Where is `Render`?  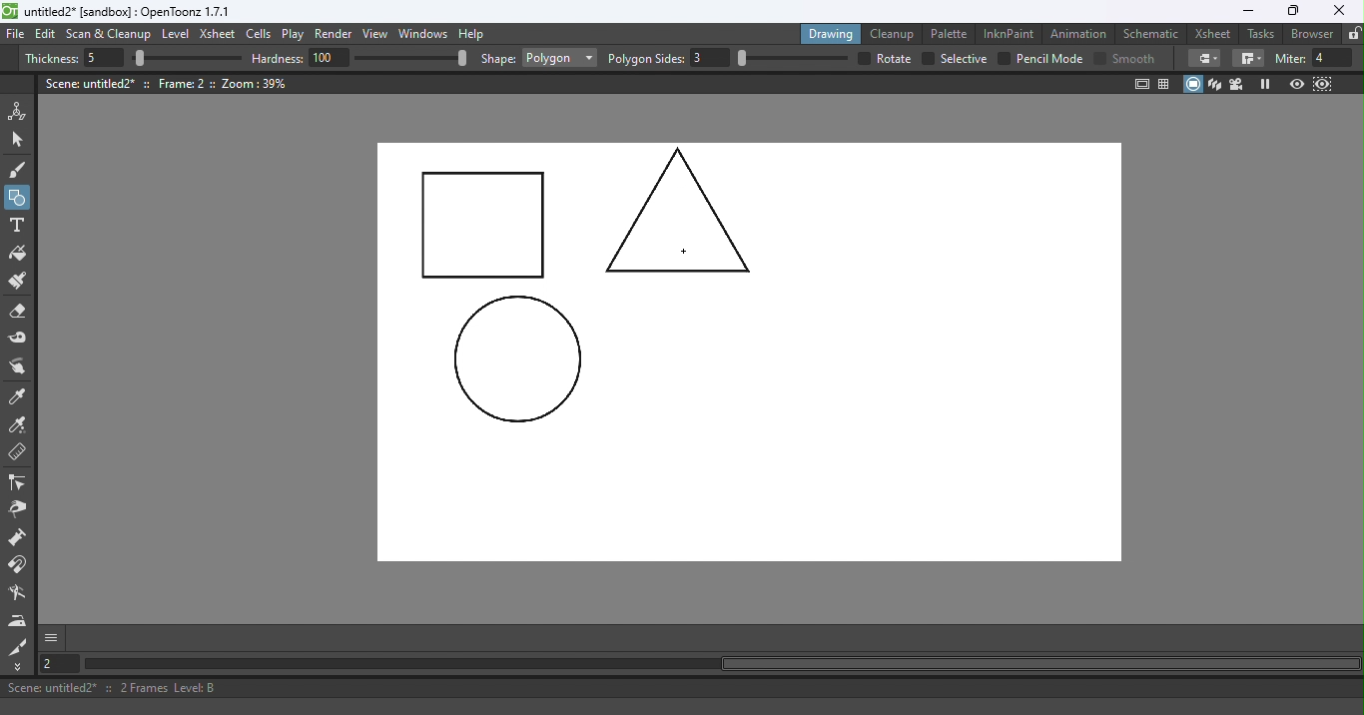
Render is located at coordinates (337, 35).